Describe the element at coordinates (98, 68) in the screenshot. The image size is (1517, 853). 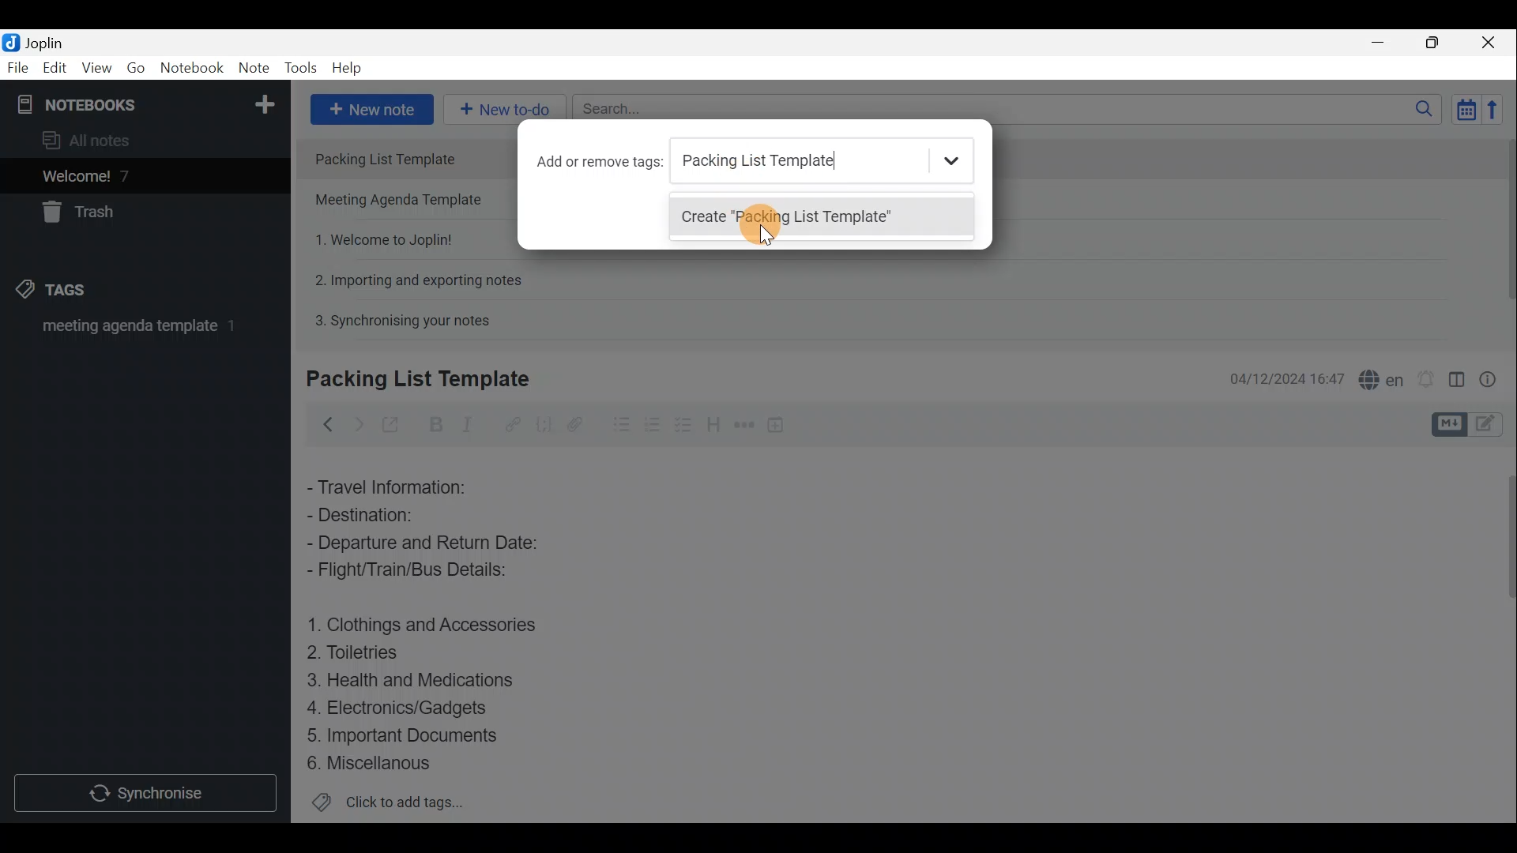
I see `View` at that location.